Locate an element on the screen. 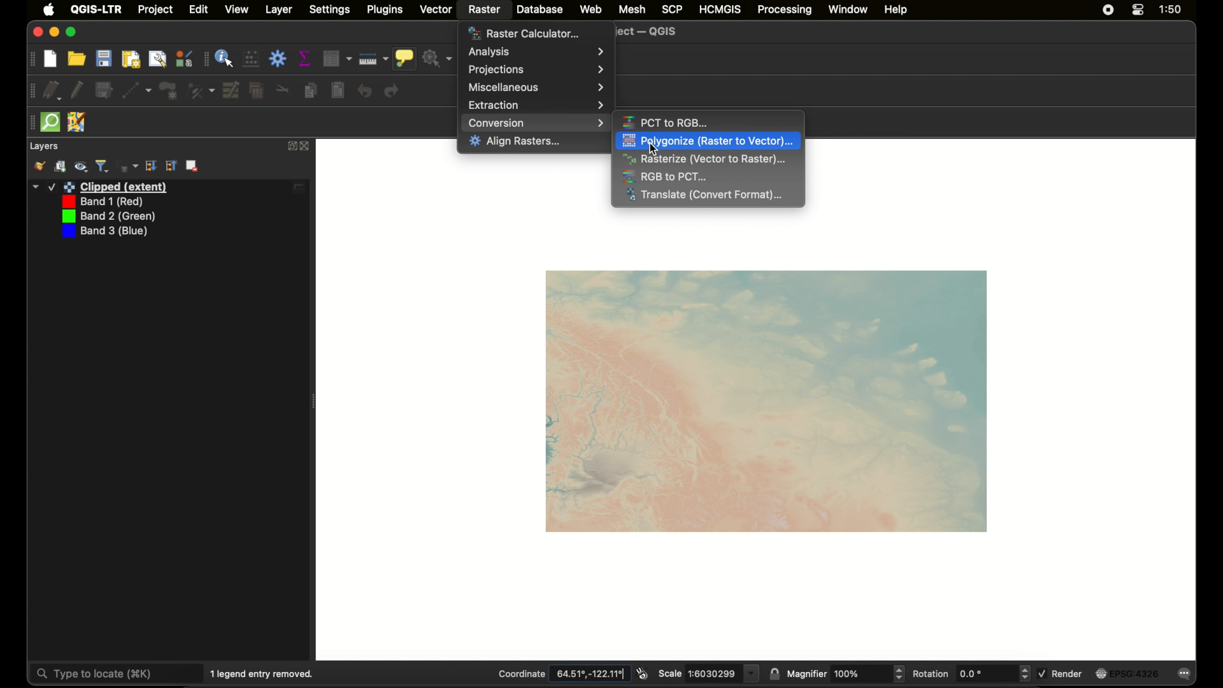 The width and height of the screenshot is (1223, 688). HCMGIS is located at coordinates (720, 9).